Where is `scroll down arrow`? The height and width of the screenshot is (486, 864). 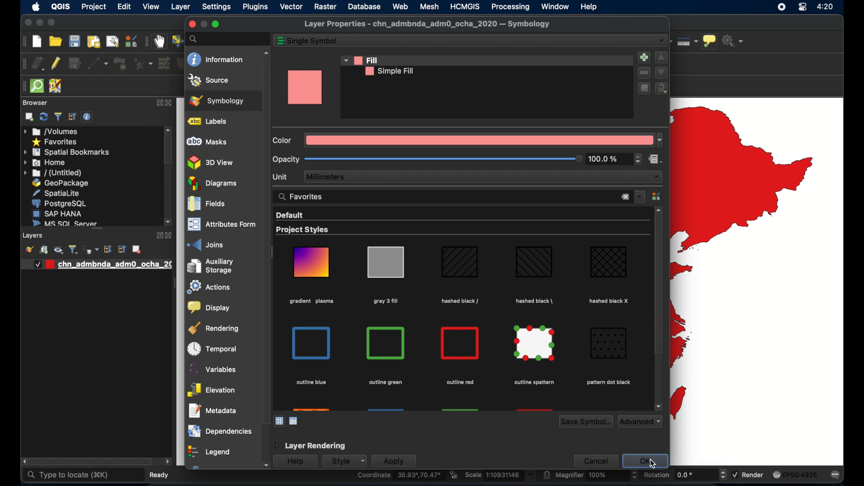 scroll down arrow is located at coordinates (658, 406).